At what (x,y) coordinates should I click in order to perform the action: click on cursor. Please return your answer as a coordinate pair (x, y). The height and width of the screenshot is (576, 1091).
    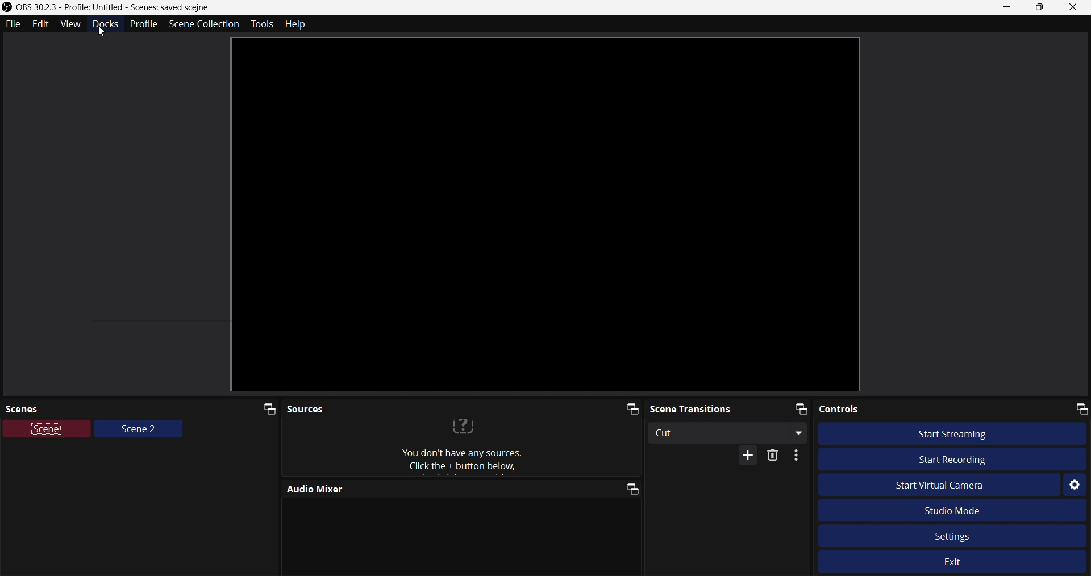
    Looking at the image, I should click on (104, 31).